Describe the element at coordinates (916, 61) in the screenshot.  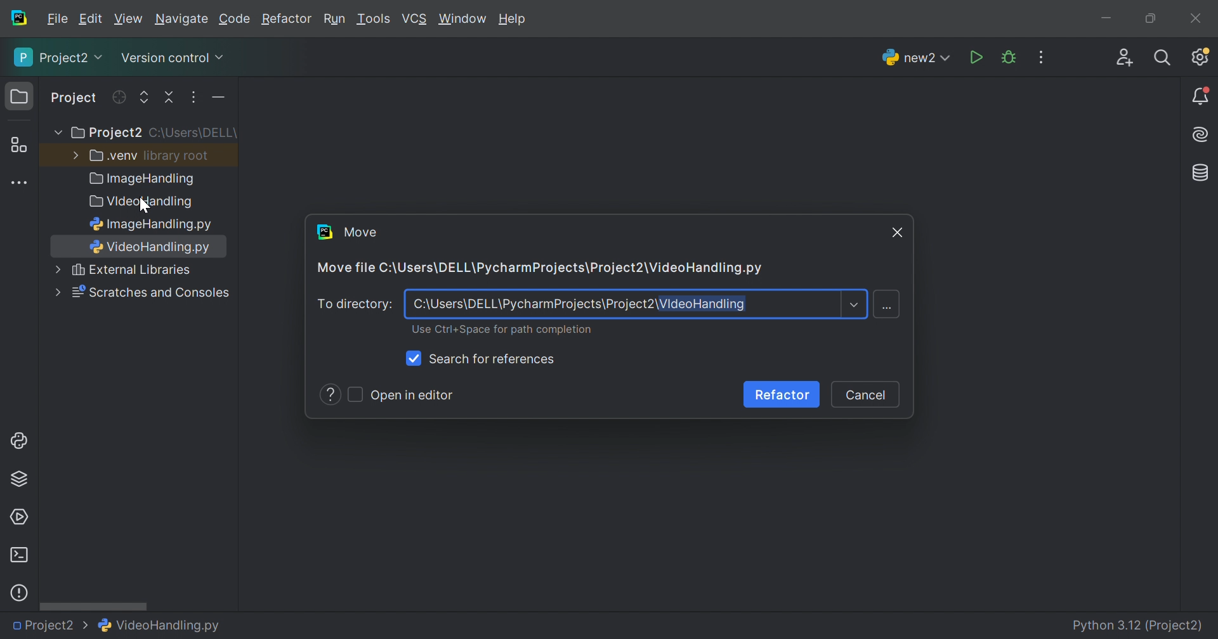
I see `new2` at that location.